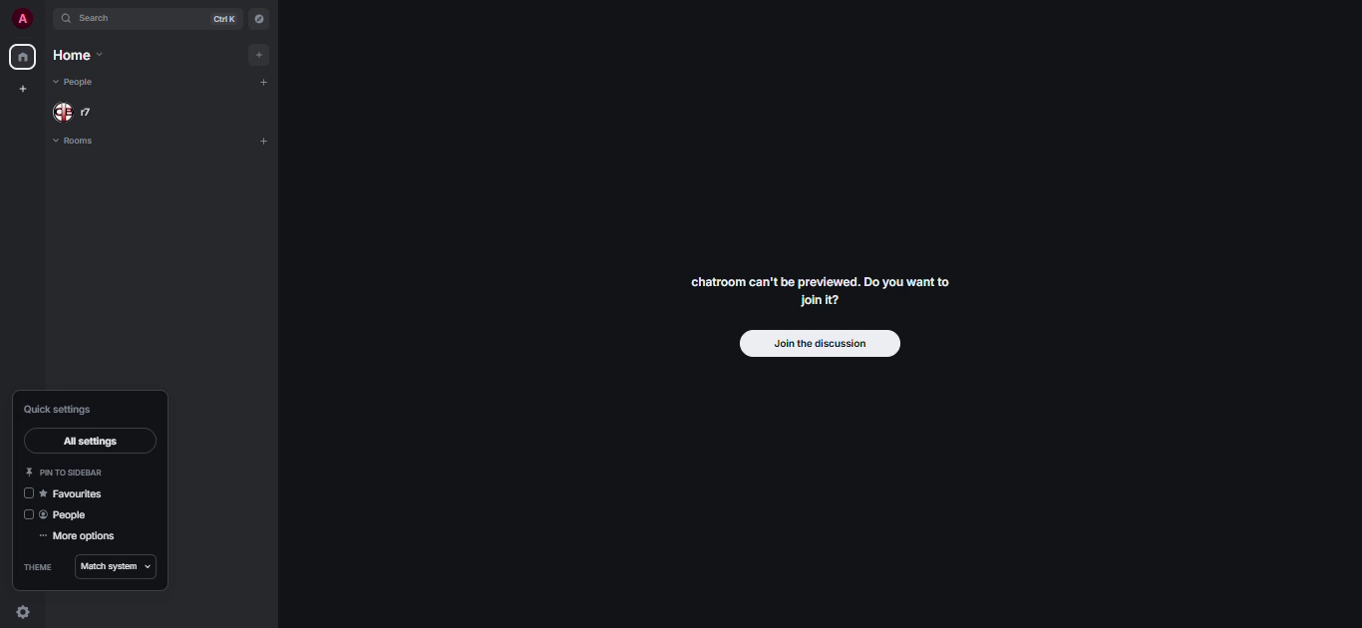  I want to click on theme, so click(37, 567).